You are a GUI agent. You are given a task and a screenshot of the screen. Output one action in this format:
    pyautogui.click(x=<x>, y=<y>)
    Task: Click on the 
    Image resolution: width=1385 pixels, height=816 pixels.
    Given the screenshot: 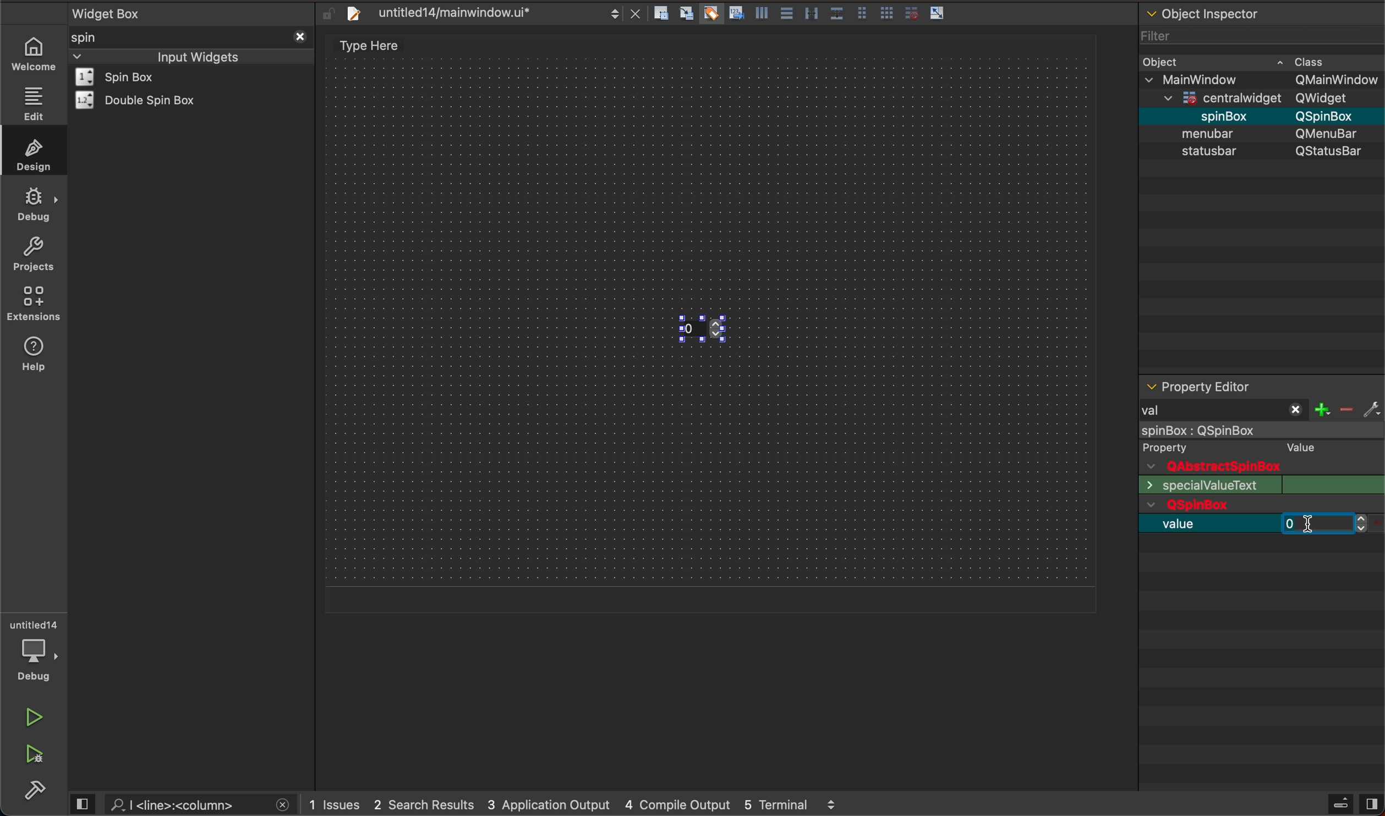 What is the action you would take?
    pyautogui.click(x=1335, y=80)
    